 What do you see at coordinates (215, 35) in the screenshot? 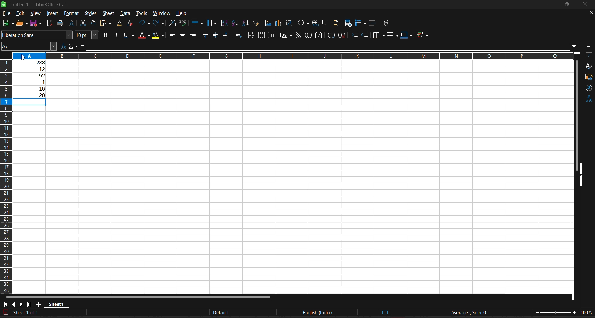
I see `center vertically` at bounding box center [215, 35].